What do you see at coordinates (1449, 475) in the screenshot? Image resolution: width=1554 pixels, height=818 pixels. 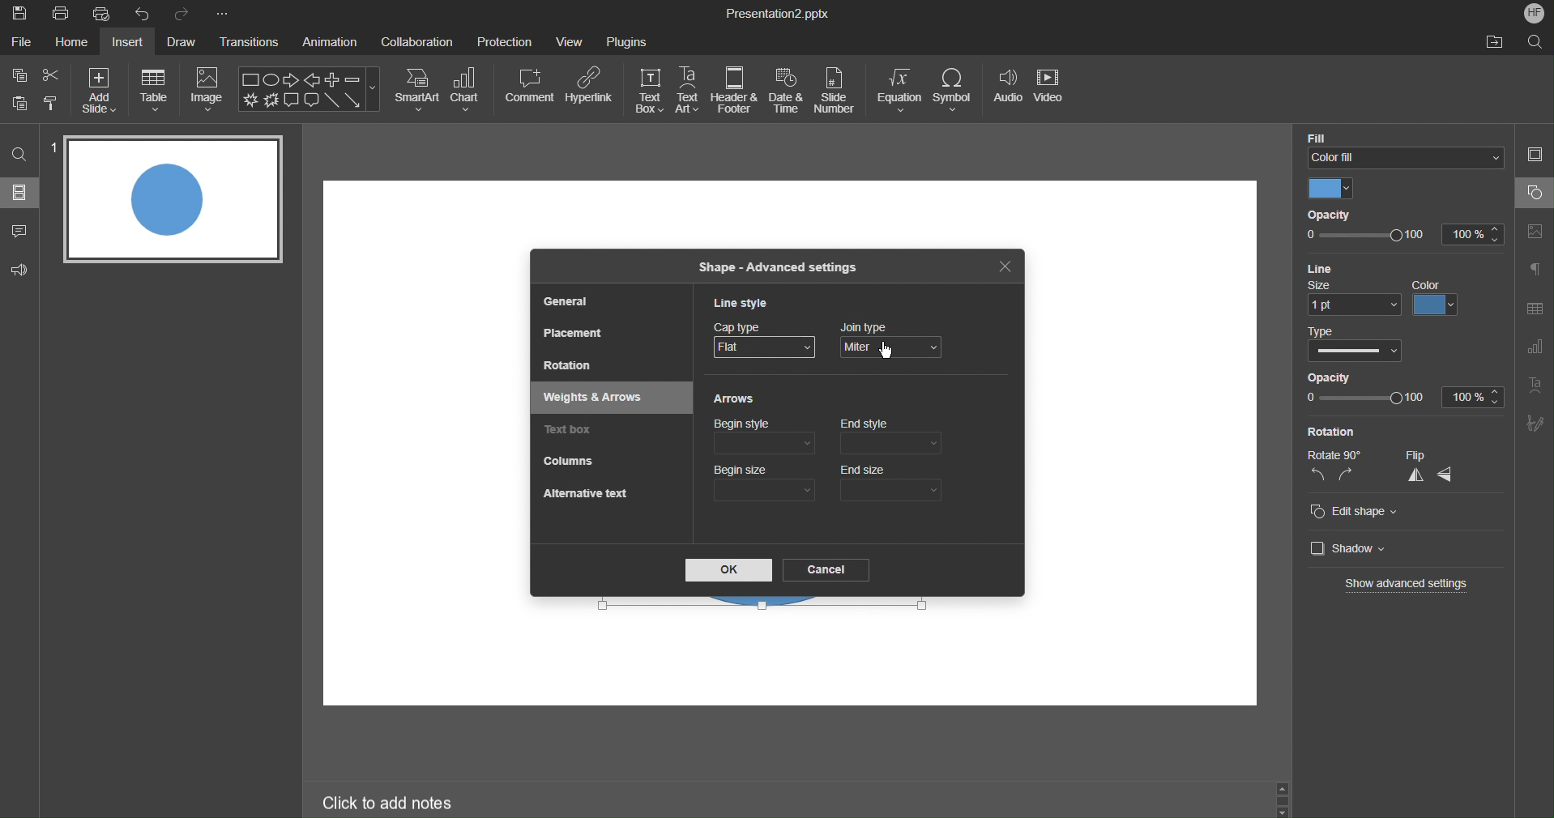 I see `horizontal` at bounding box center [1449, 475].